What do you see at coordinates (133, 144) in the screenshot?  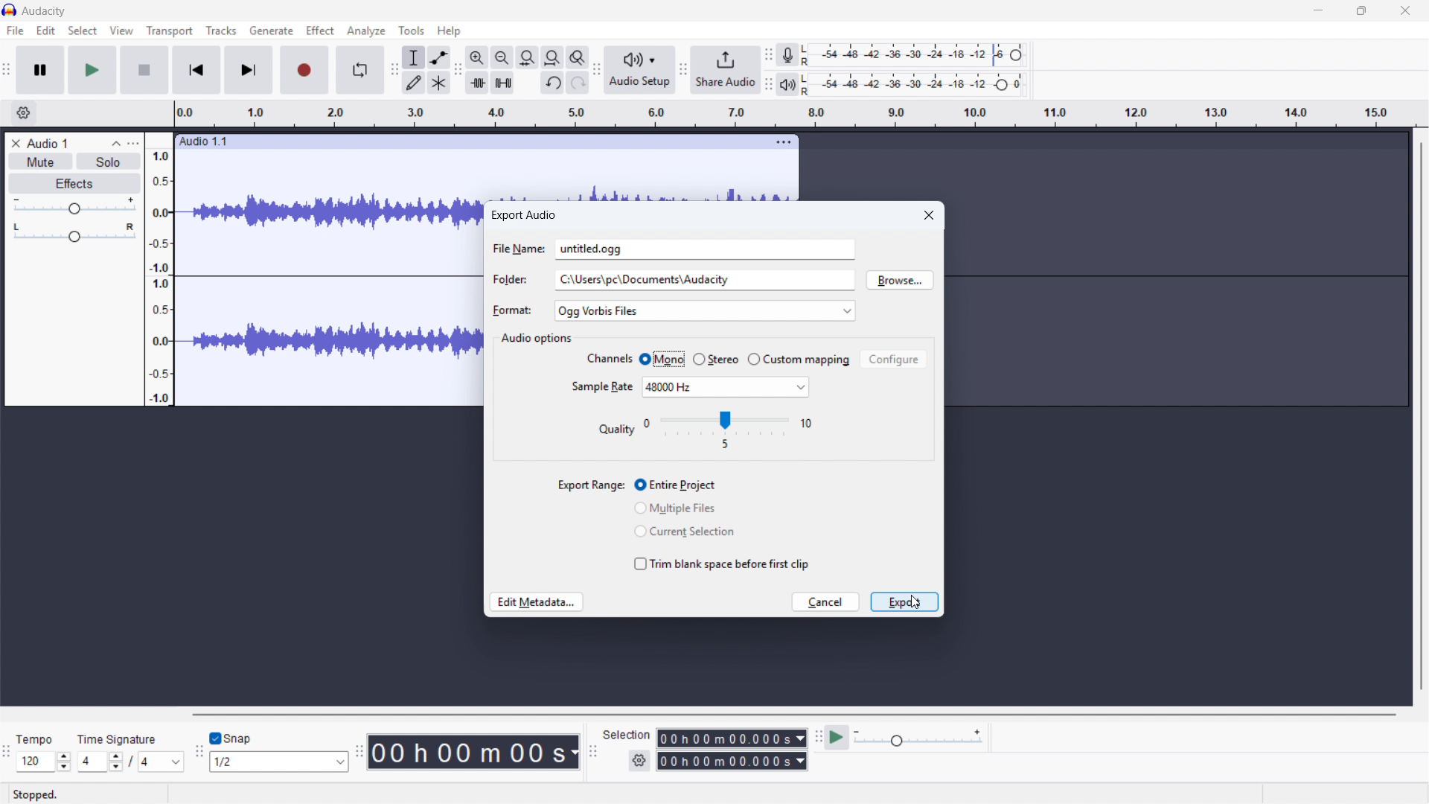 I see `Track control panel menu ` at bounding box center [133, 144].